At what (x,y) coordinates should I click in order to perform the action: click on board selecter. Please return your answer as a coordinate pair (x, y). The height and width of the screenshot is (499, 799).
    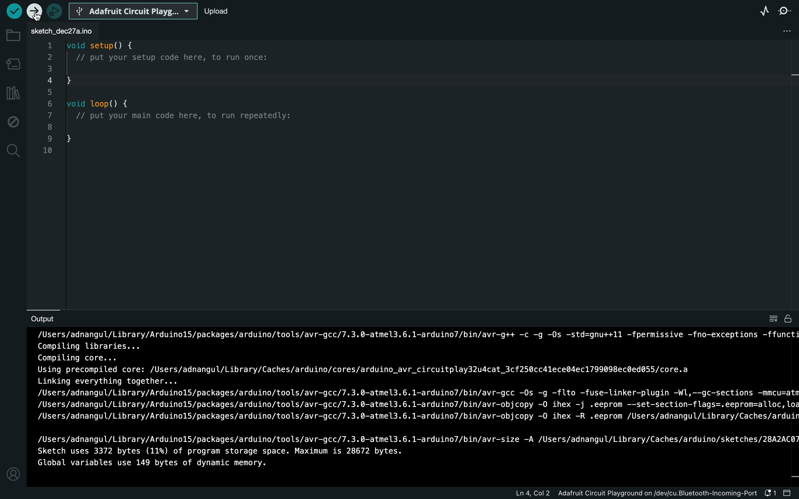
    Looking at the image, I should click on (132, 13).